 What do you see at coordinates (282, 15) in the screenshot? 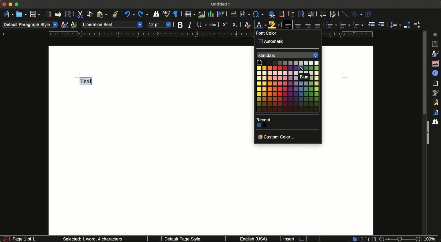
I see `Insert footnote` at bounding box center [282, 15].